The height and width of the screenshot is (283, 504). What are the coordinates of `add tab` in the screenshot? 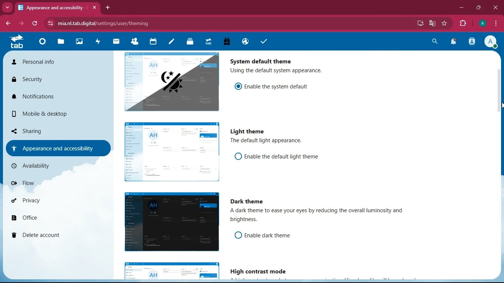 It's located at (108, 8).